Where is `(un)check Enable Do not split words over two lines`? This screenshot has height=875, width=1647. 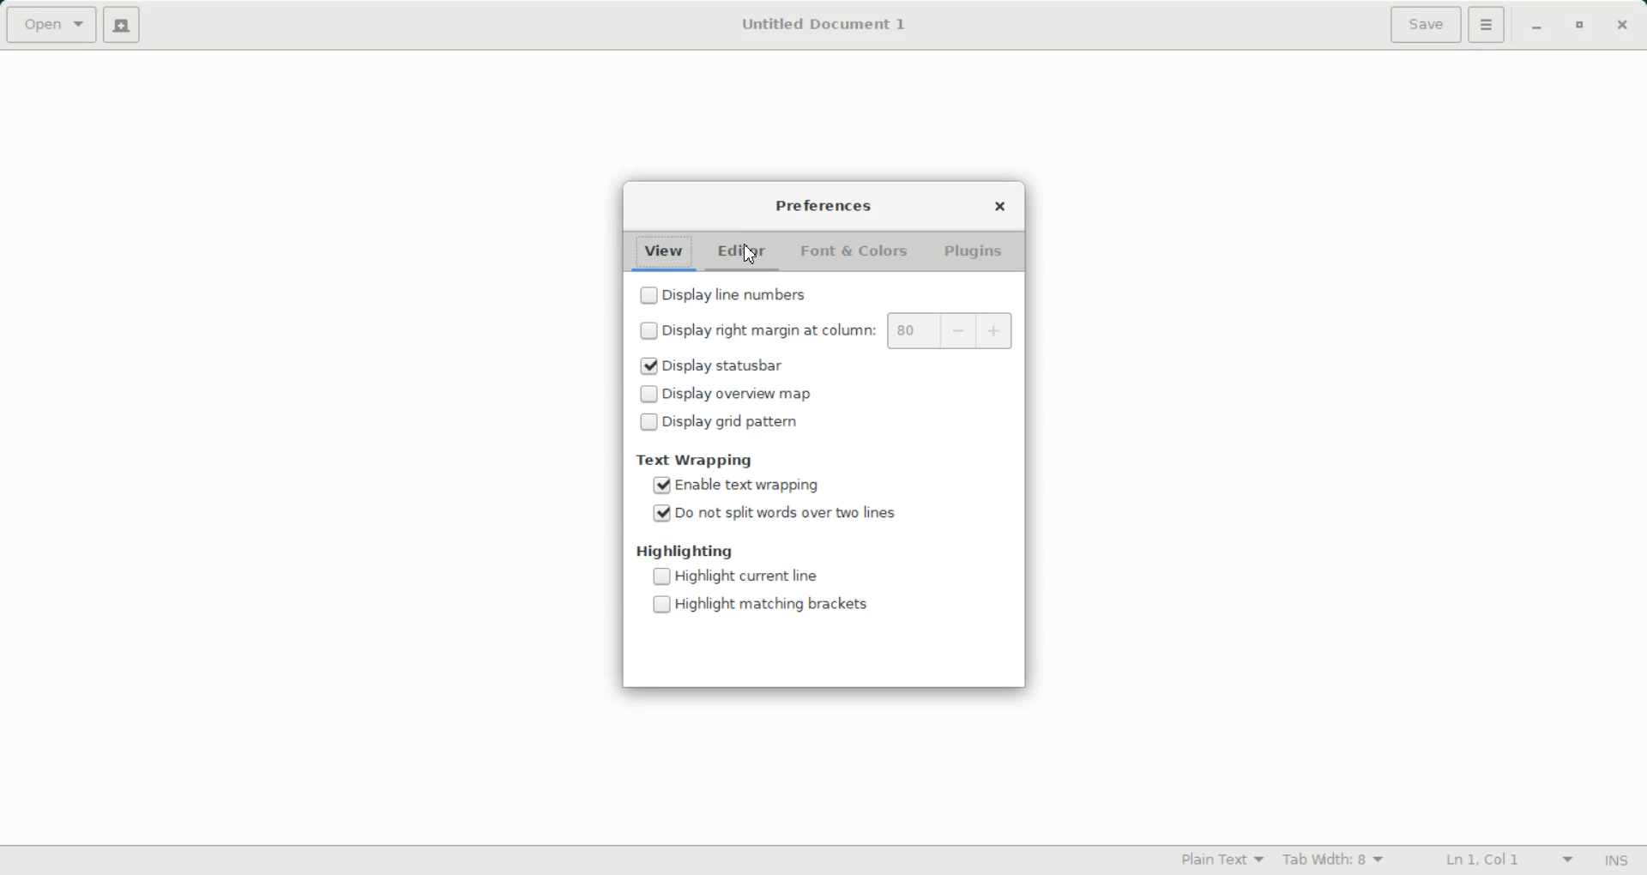 (un)check Enable Do not split words over two lines is located at coordinates (773, 513).